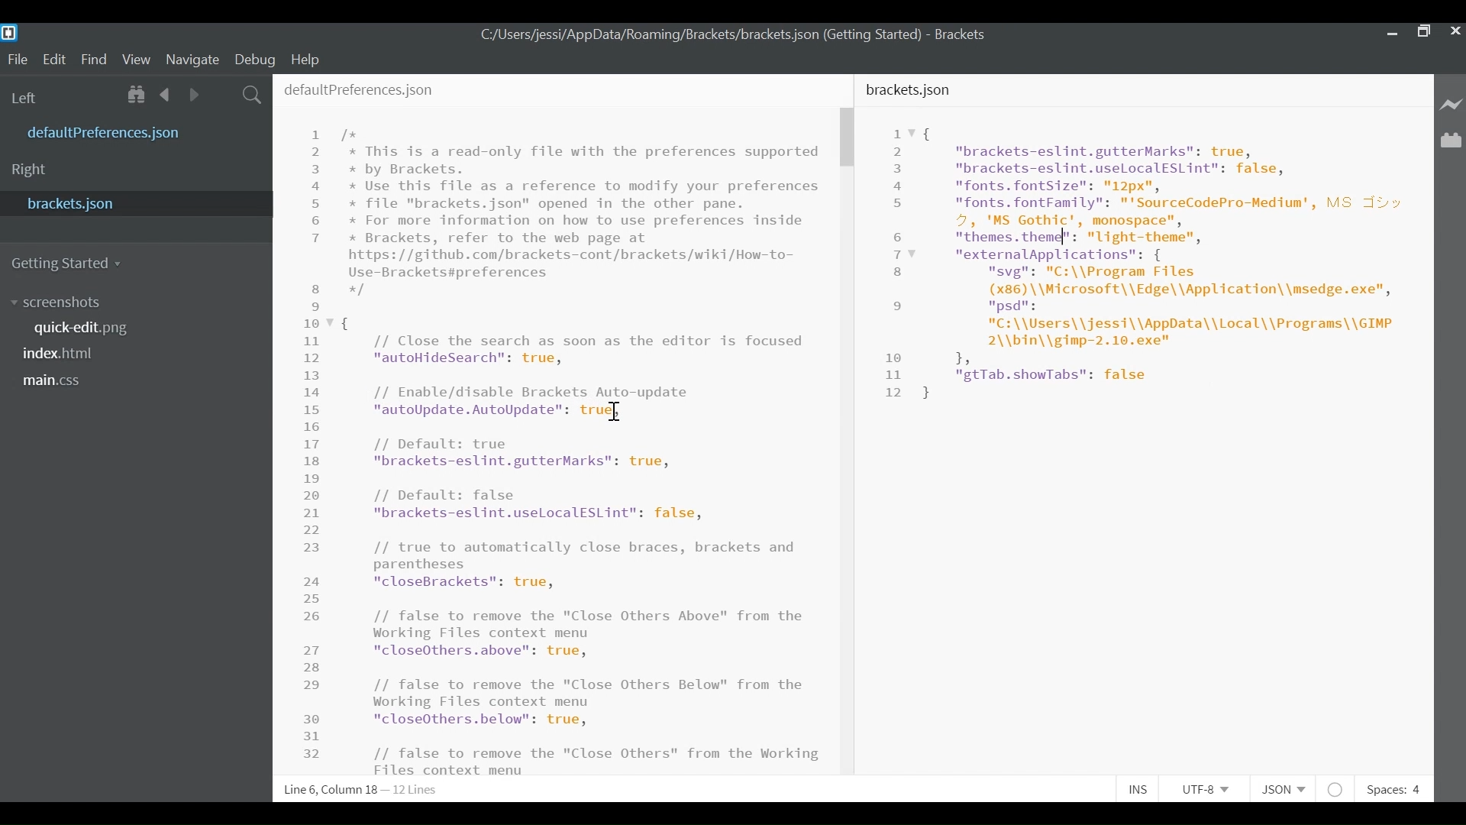  Describe the element at coordinates (1451, 141) in the screenshot. I see `Manage Extensions` at that location.